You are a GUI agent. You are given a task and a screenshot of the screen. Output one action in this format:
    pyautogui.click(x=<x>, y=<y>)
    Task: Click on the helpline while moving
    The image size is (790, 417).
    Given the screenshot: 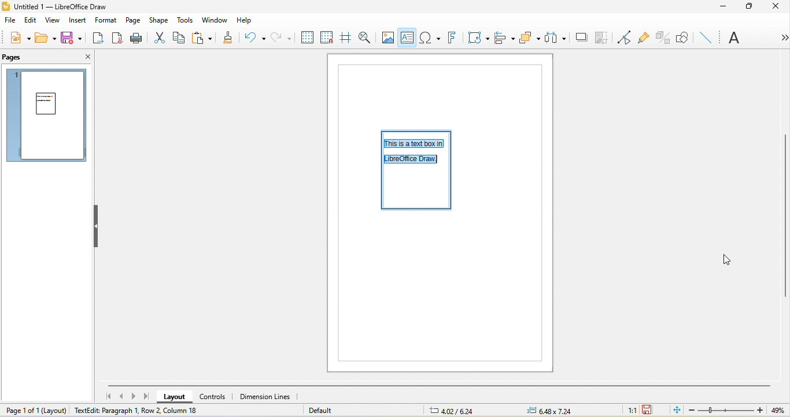 What is the action you would take?
    pyautogui.click(x=345, y=38)
    